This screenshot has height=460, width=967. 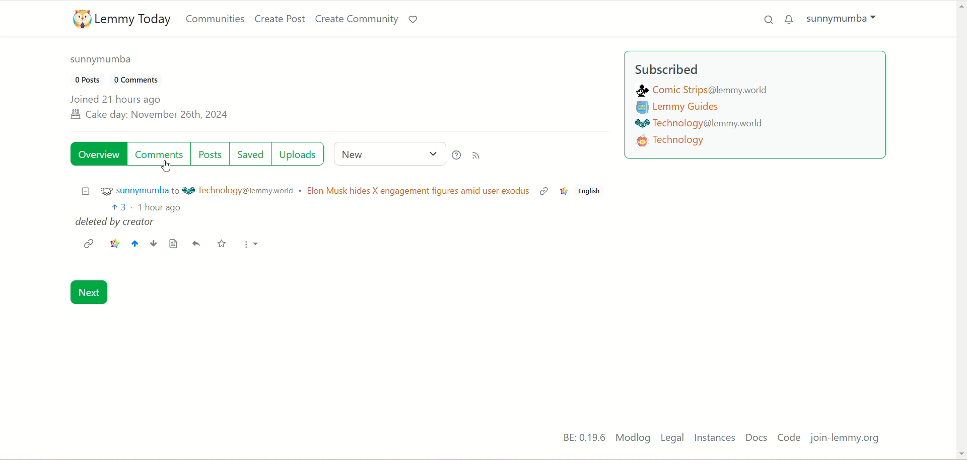 I want to click on next, so click(x=92, y=293).